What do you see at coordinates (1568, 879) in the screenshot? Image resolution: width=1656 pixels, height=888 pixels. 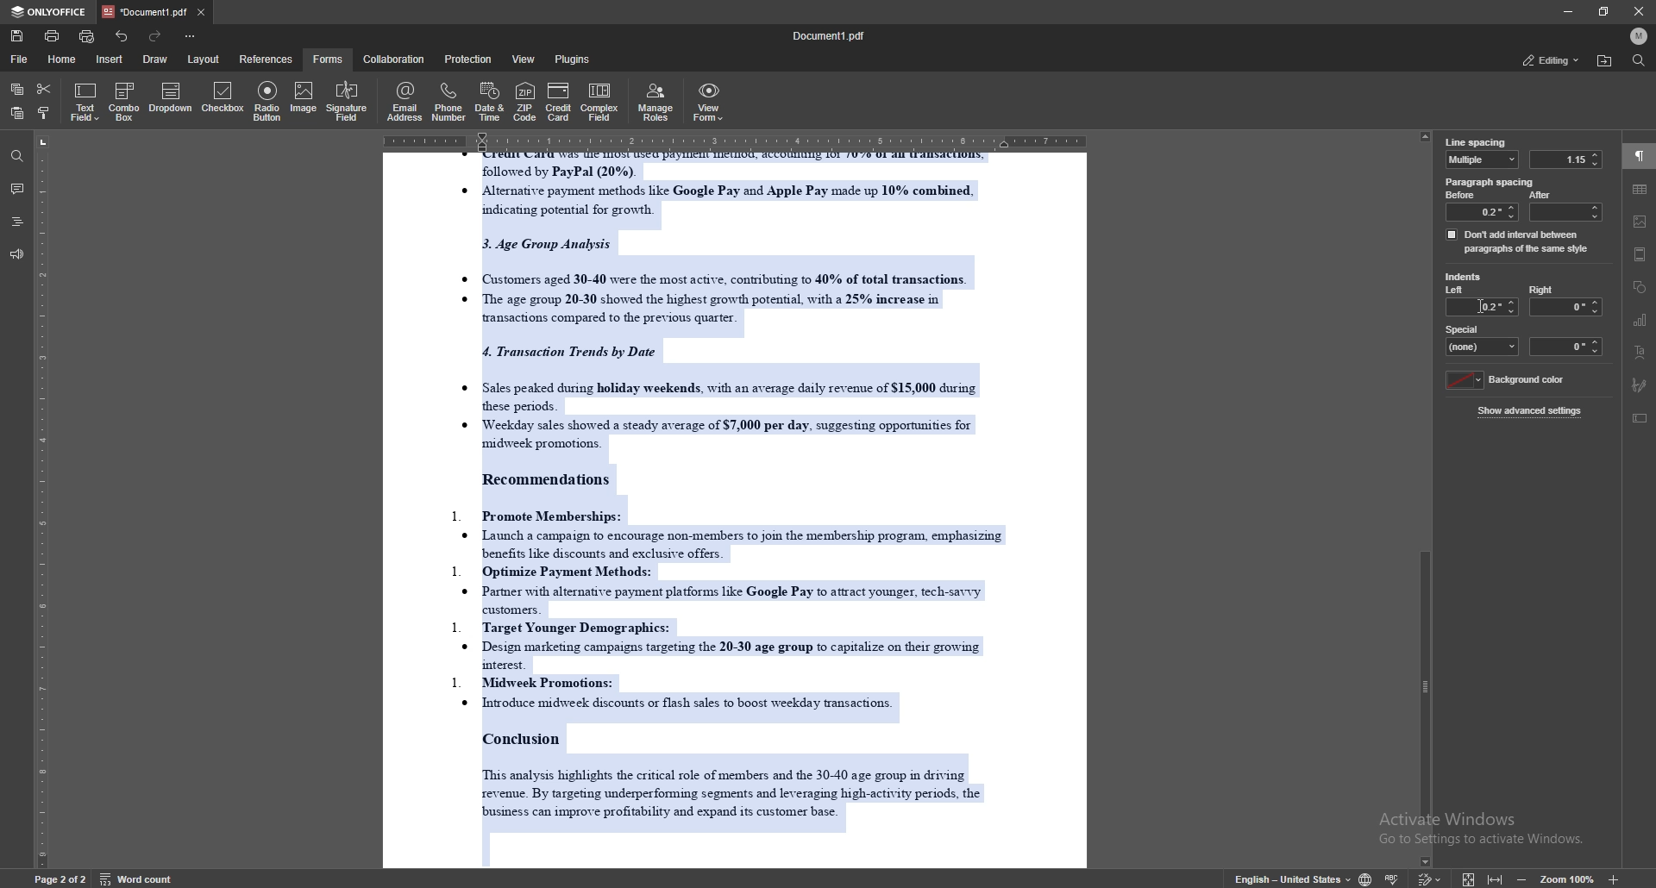 I see `zoom` at bounding box center [1568, 879].